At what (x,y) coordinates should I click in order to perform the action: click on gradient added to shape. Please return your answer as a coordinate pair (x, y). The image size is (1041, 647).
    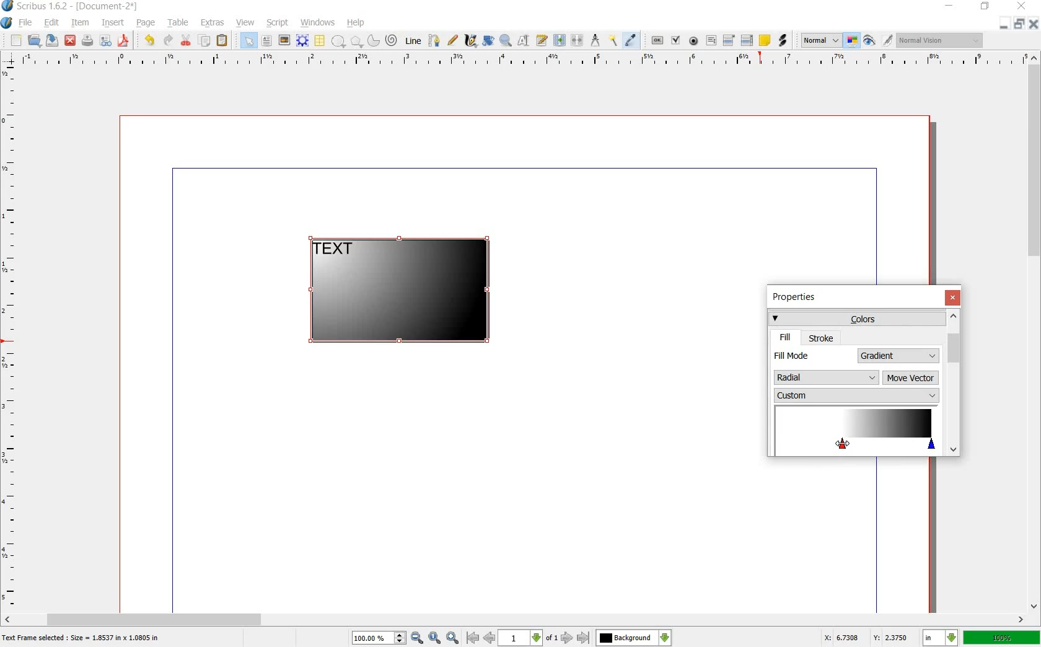
    Looking at the image, I should click on (402, 292).